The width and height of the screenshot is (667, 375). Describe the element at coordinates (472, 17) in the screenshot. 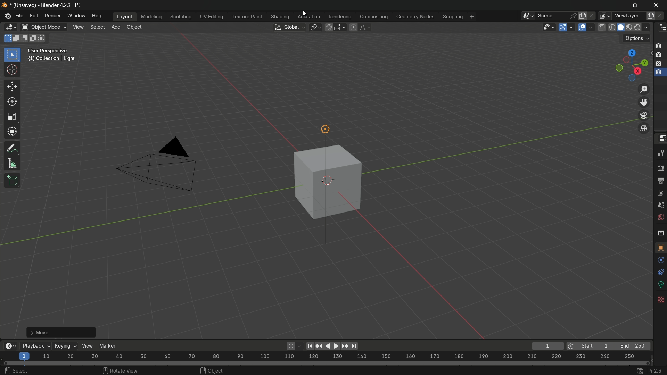

I see `add workspace` at that location.